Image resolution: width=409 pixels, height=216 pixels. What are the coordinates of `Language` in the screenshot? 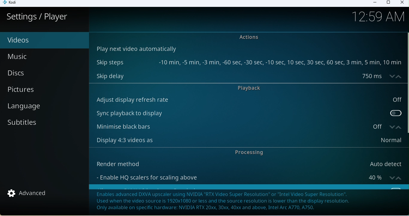 It's located at (43, 109).